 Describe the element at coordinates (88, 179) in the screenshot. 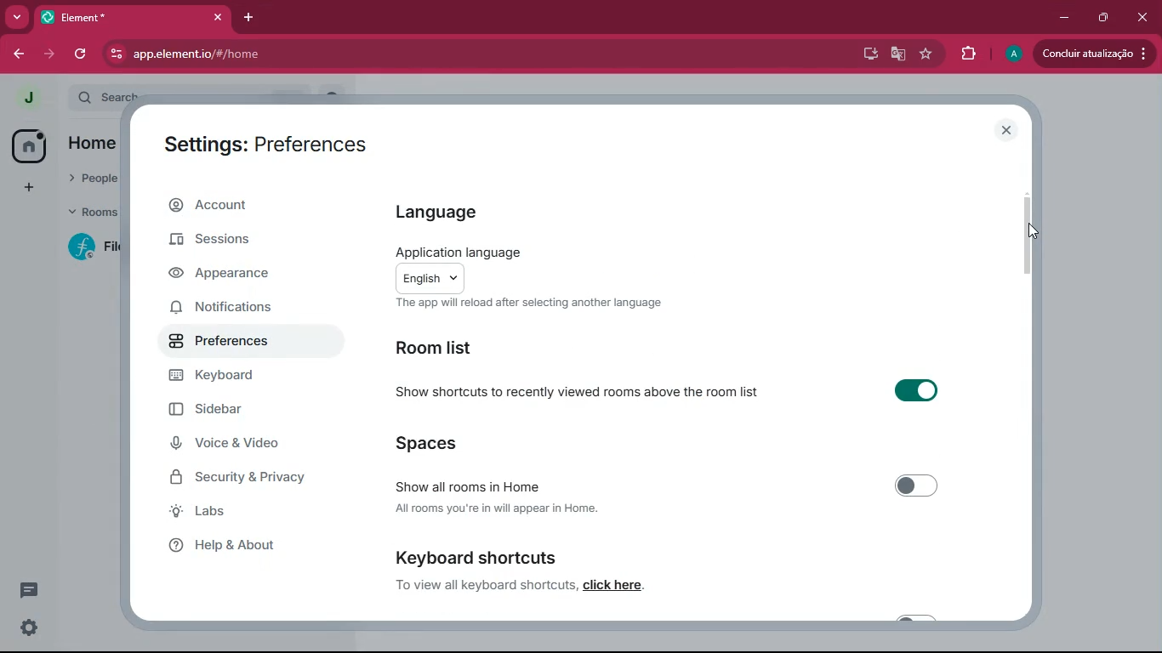

I see `people` at that location.